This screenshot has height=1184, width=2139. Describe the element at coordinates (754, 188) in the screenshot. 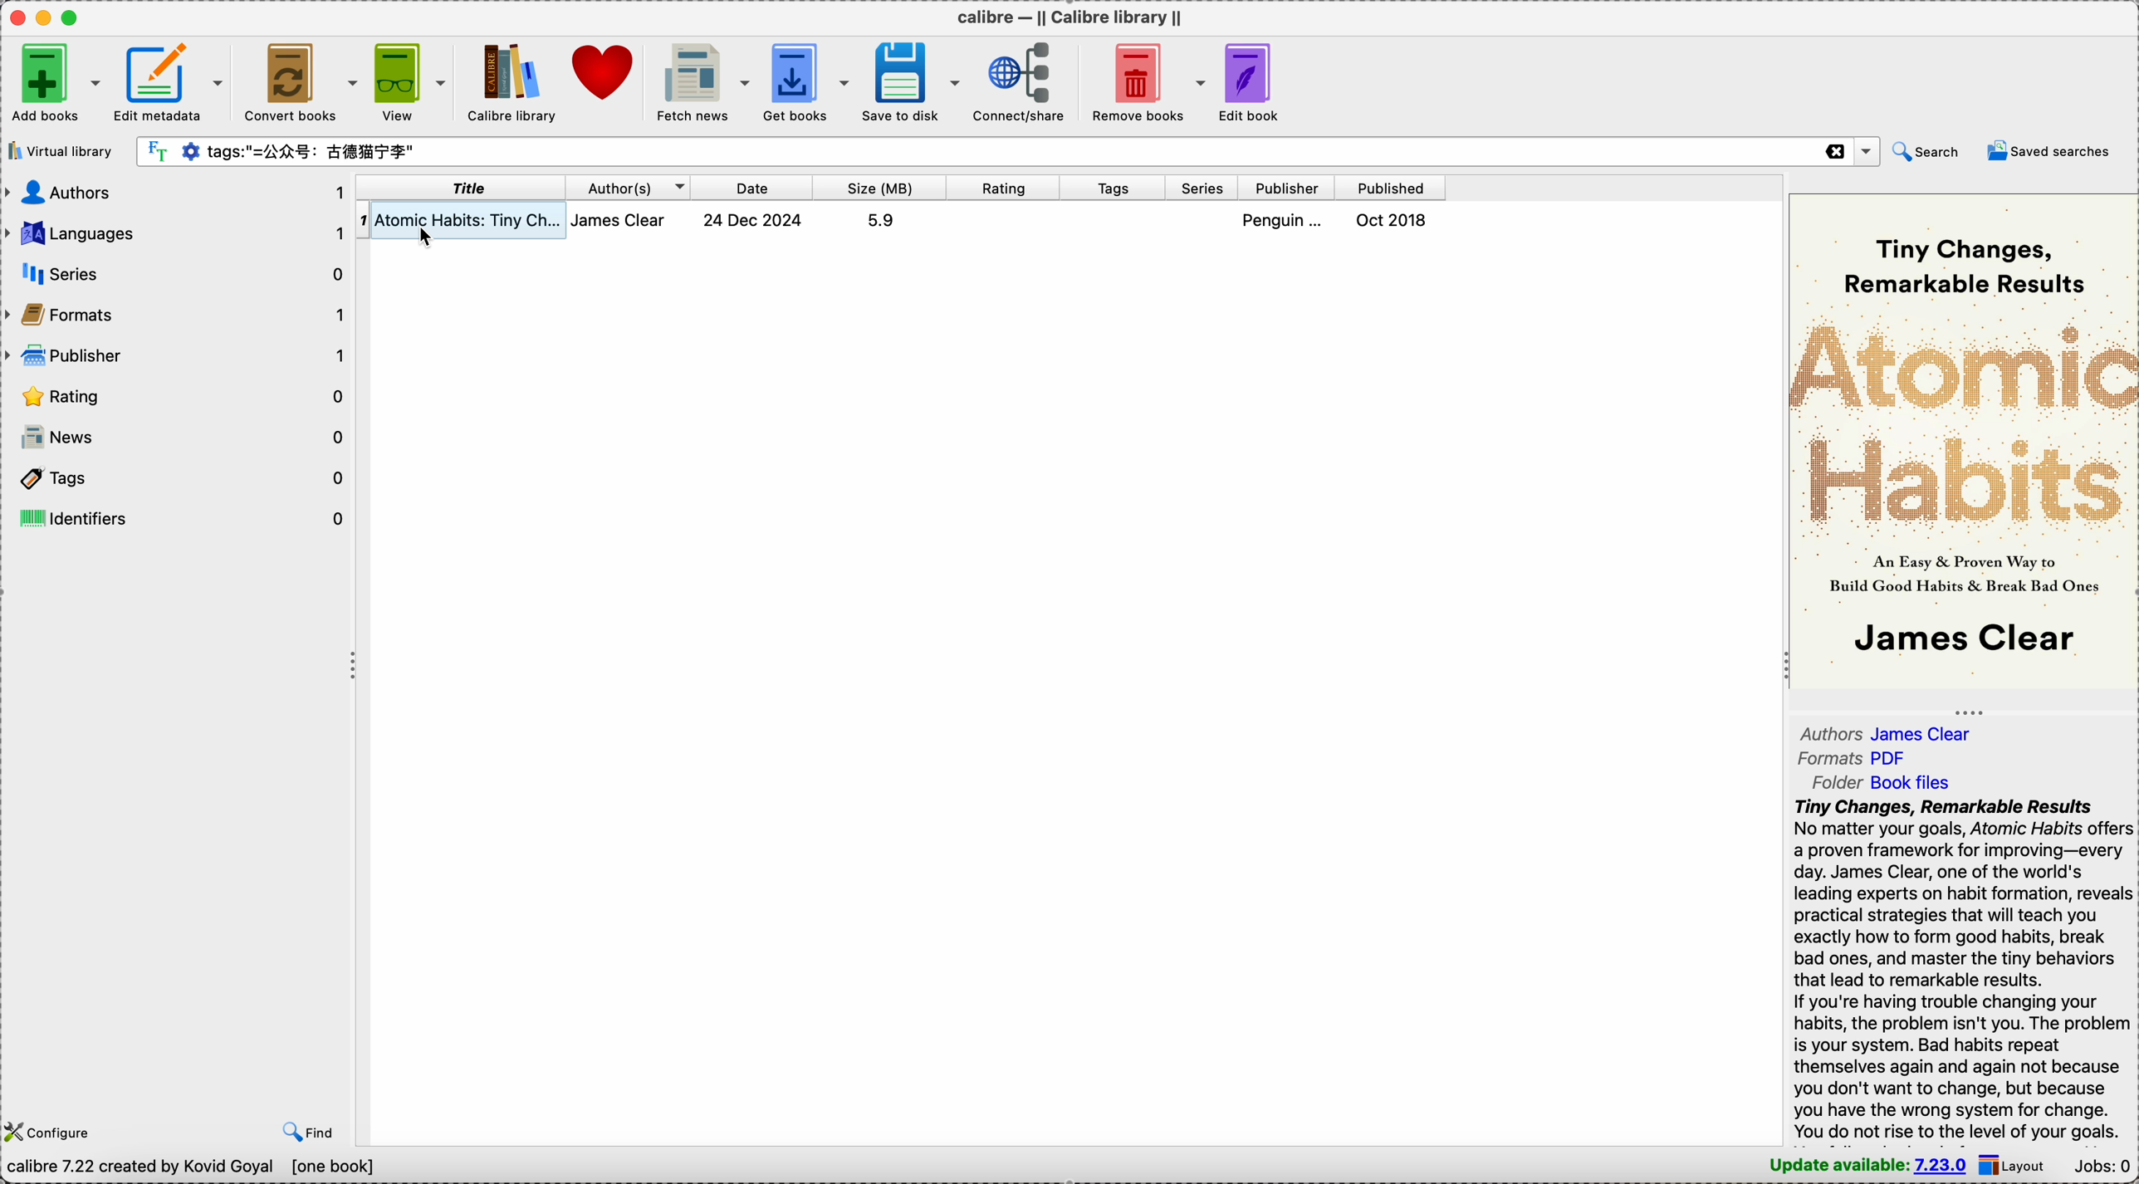

I see `date` at that location.